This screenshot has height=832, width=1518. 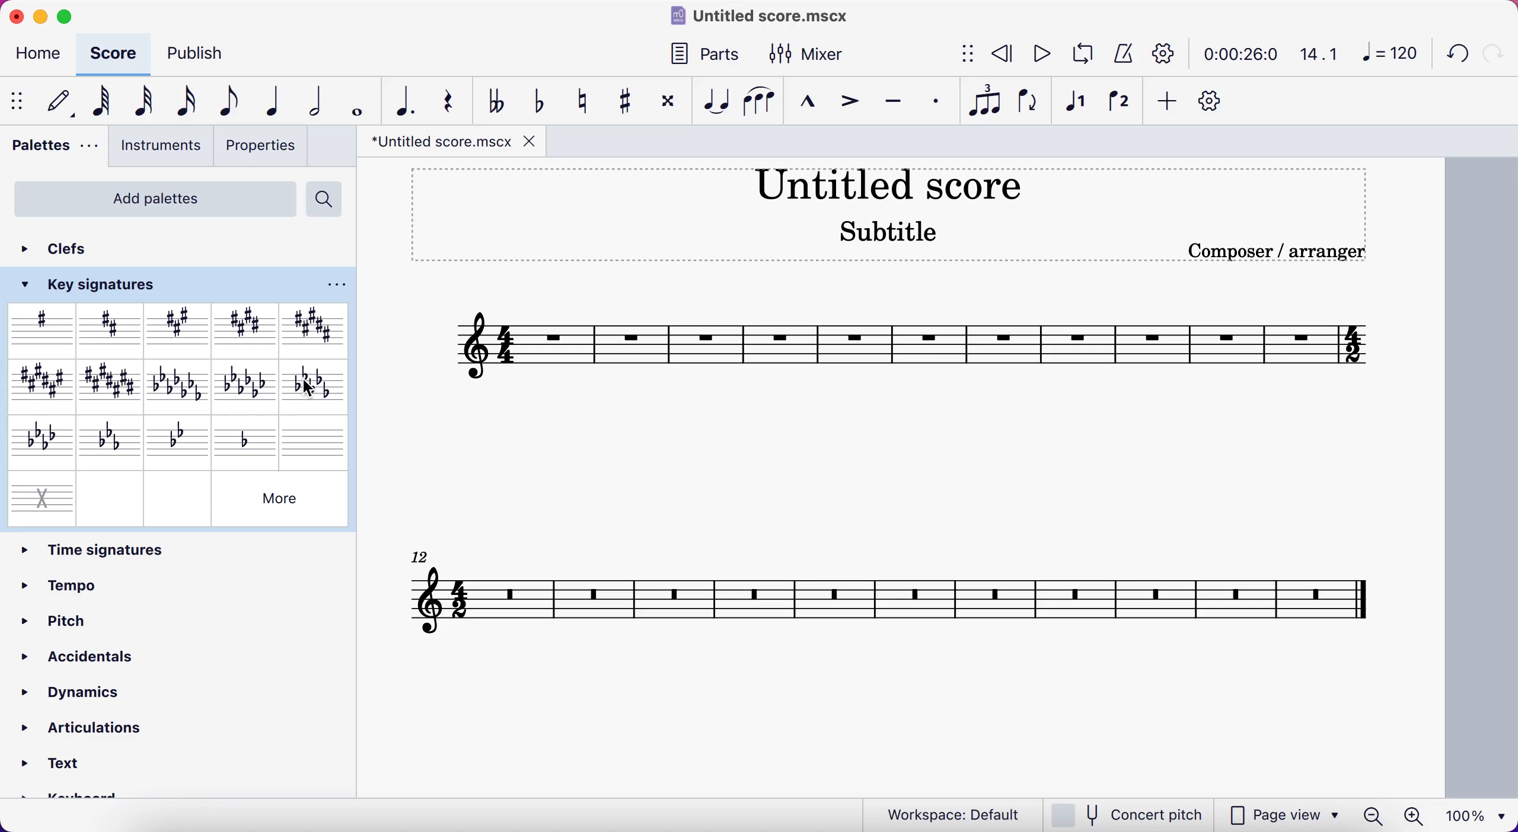 I want to click on key signature, so click(x=98, y=285).